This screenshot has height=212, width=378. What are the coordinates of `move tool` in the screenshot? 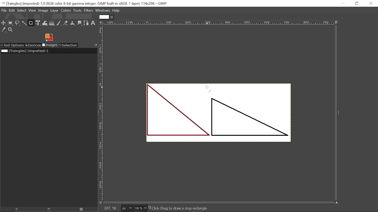 It's located at (4, 23).